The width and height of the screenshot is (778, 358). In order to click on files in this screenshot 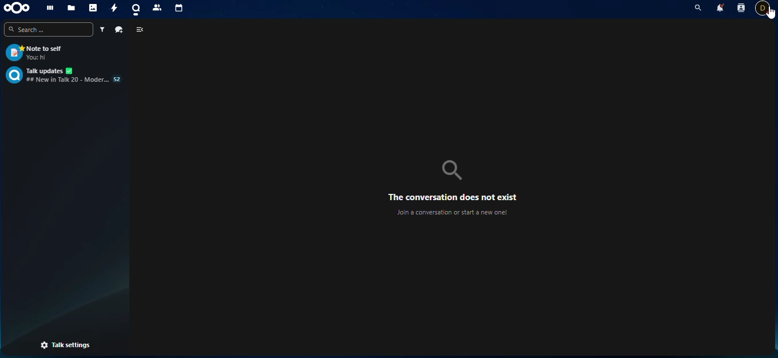, I will do `click(70, 7)`.